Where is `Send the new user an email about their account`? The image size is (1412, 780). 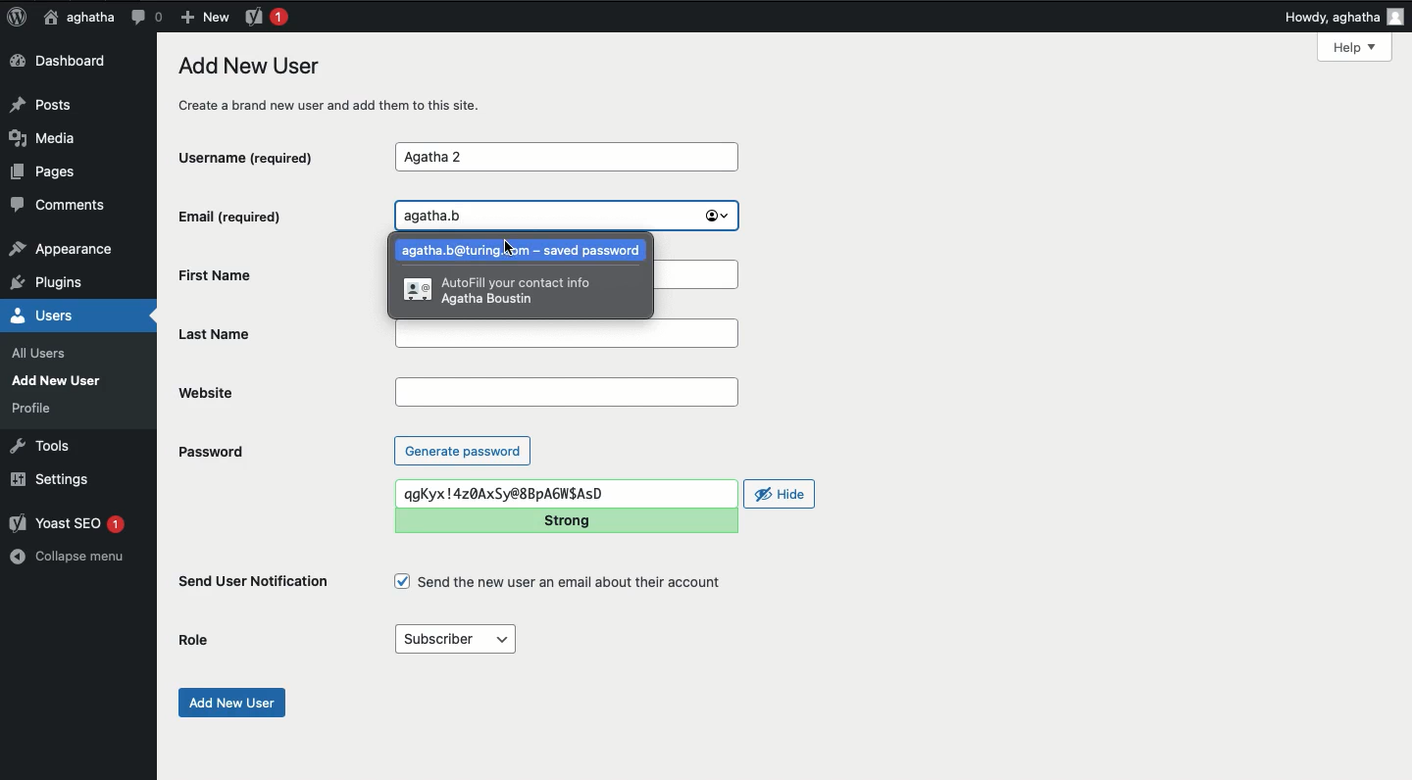 Send the new user an email about their account is located at coordinates (562, 582).